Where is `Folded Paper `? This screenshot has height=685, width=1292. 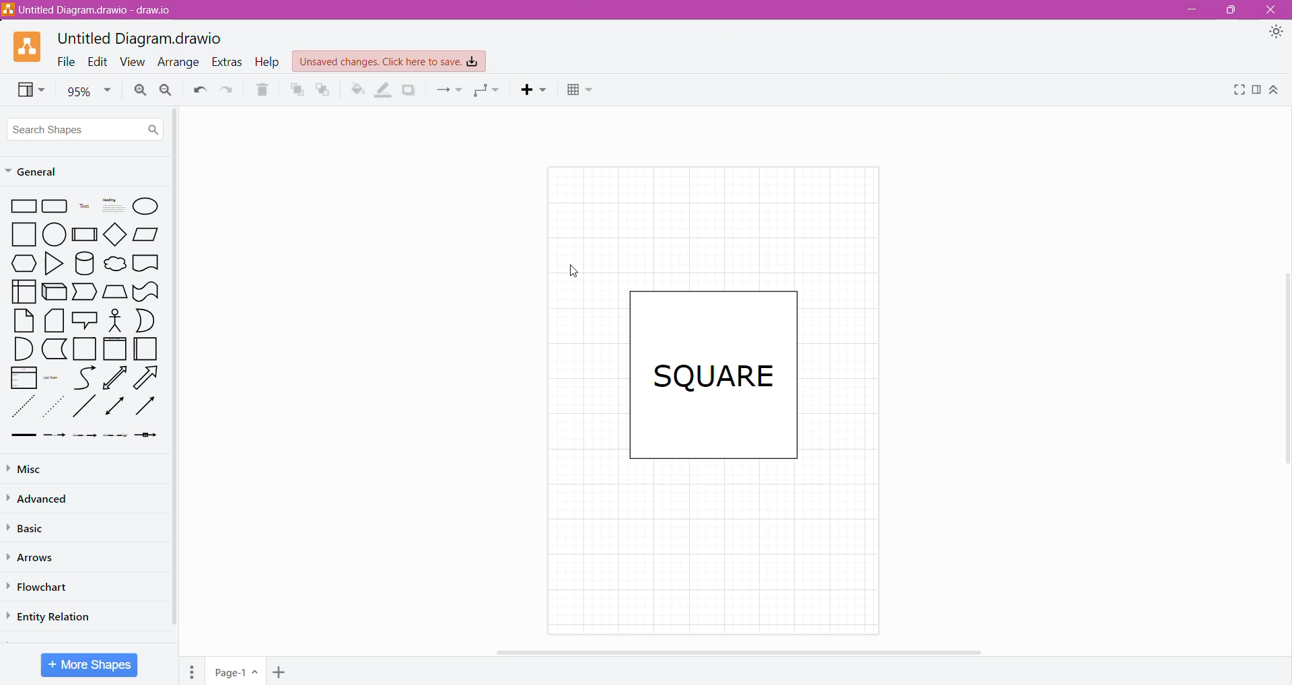 Folded Paper  is located at coordinates (145, 349).